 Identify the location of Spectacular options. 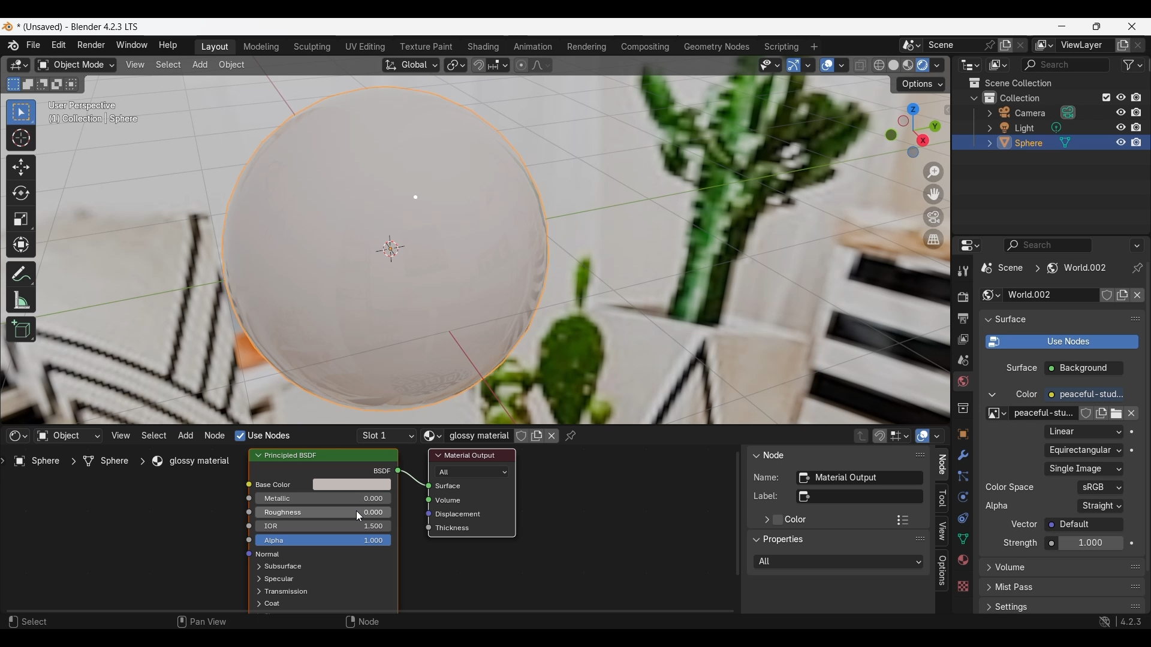
(279, 579).